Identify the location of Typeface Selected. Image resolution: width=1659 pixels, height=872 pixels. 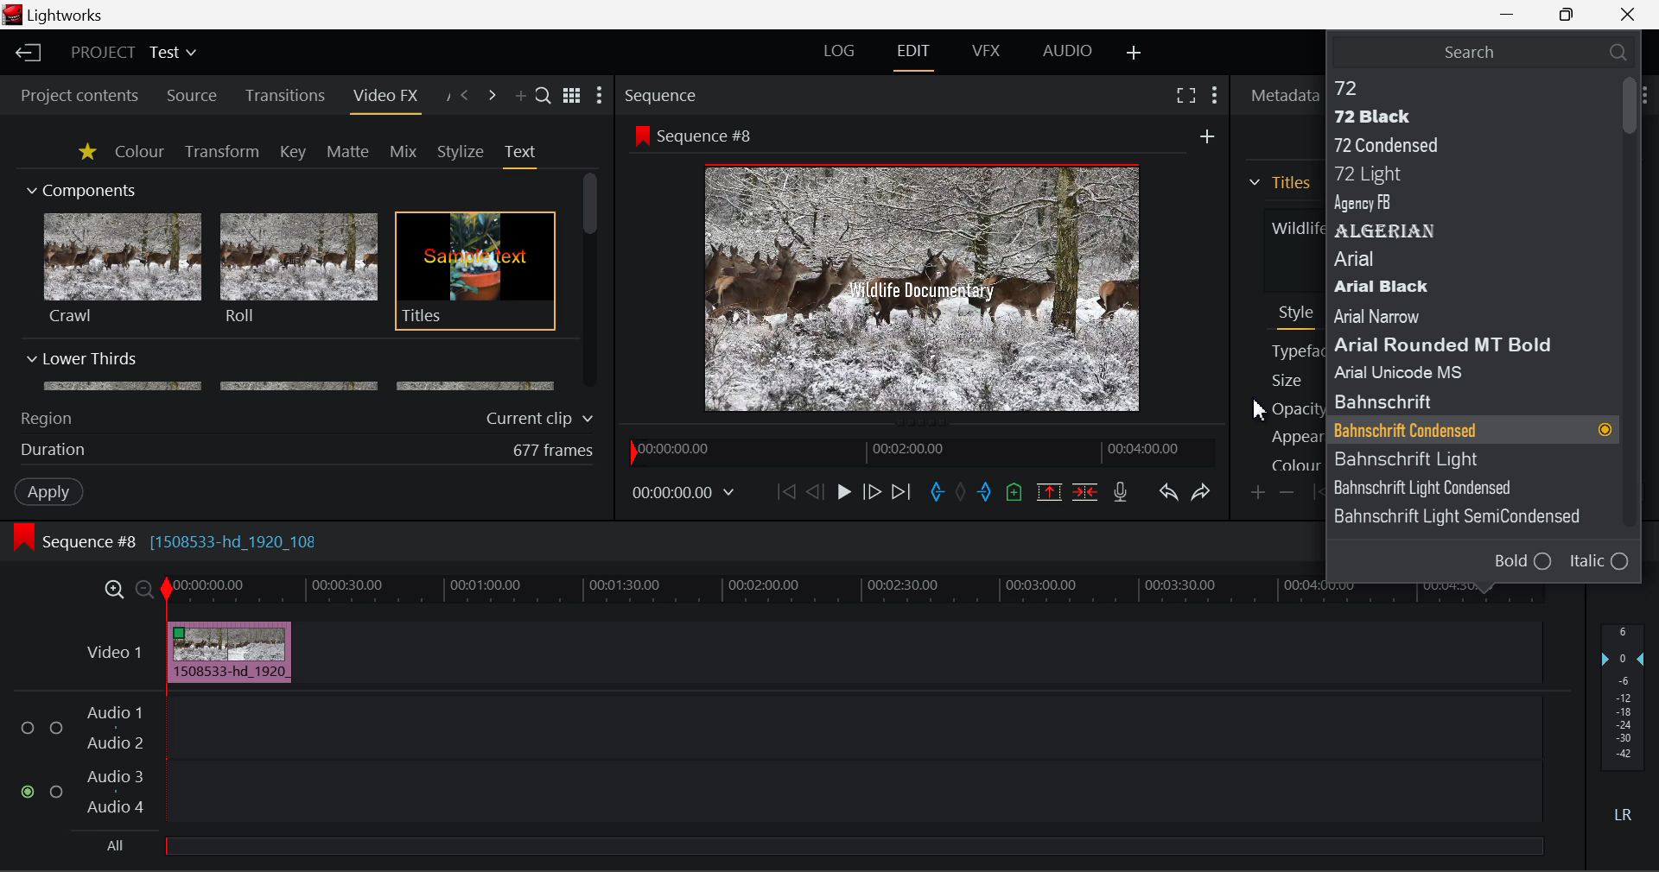
(1476, 430).